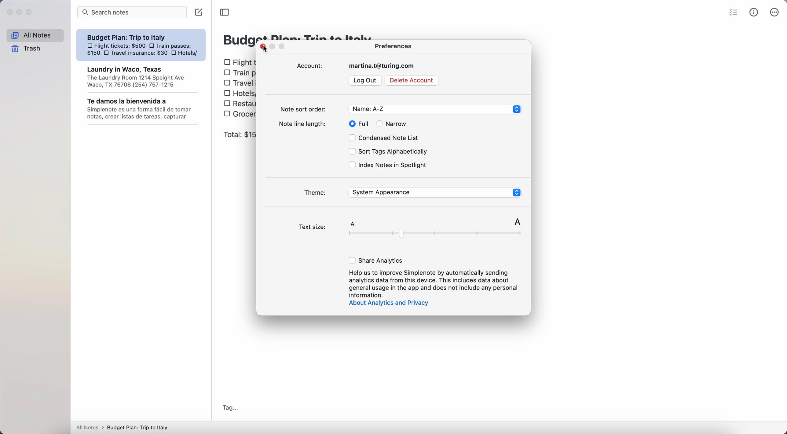 Image resolution: width=787 pixels, height=434 pixels. Describe the element at coordinates (266, 55) in the screenshot. I see `cursor` at that location.